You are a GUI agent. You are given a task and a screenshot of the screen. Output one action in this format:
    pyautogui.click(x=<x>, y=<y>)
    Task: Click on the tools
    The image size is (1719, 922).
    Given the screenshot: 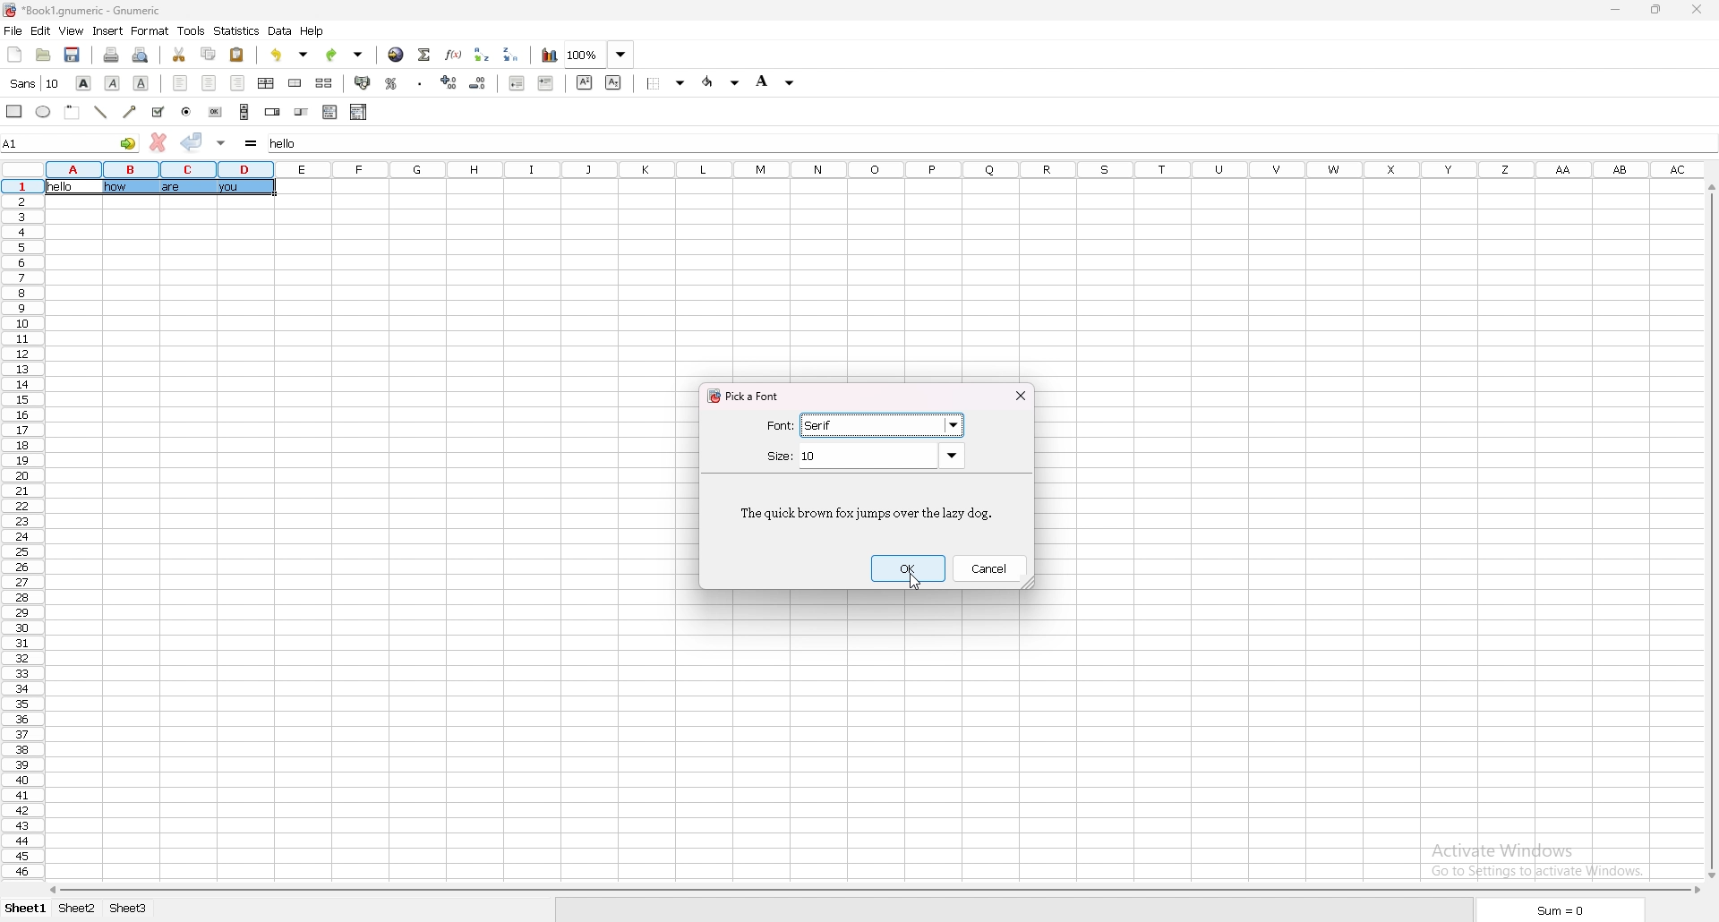 What is the action you would take?
    pyautogui.click(x=192, y=30)
    